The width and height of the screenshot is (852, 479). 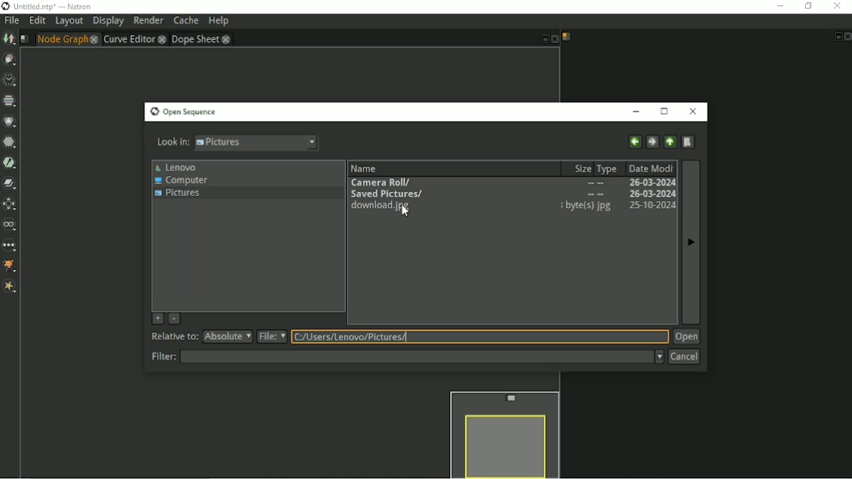 I want to click on Float pane, so click(x=541, y=40).